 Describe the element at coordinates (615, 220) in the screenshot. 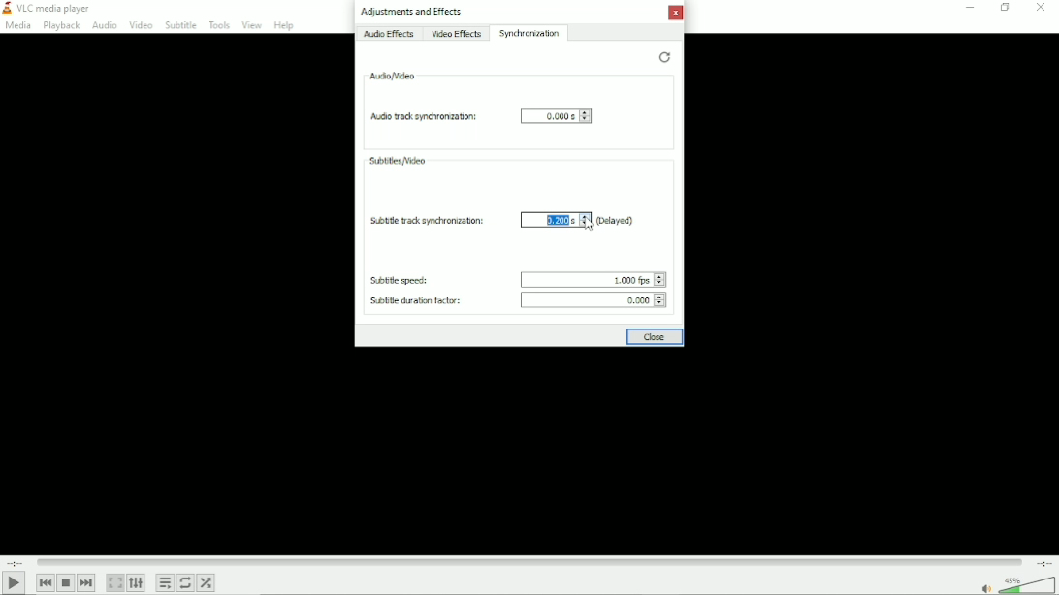

I see `(Delayed)` at that location.